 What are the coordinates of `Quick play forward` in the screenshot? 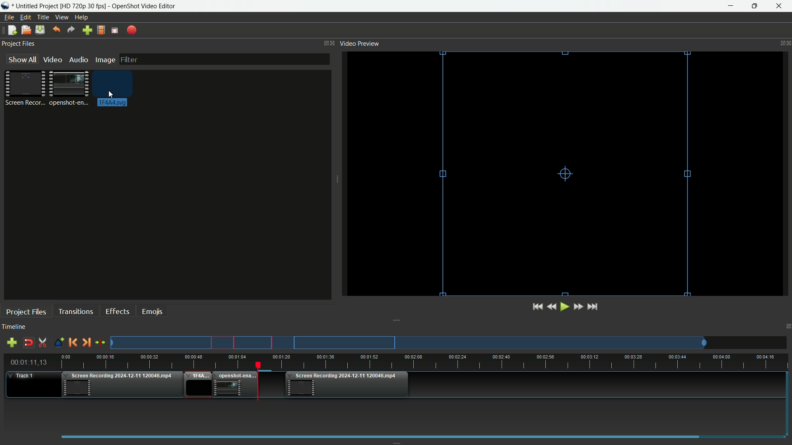 It's located at (578, 307).